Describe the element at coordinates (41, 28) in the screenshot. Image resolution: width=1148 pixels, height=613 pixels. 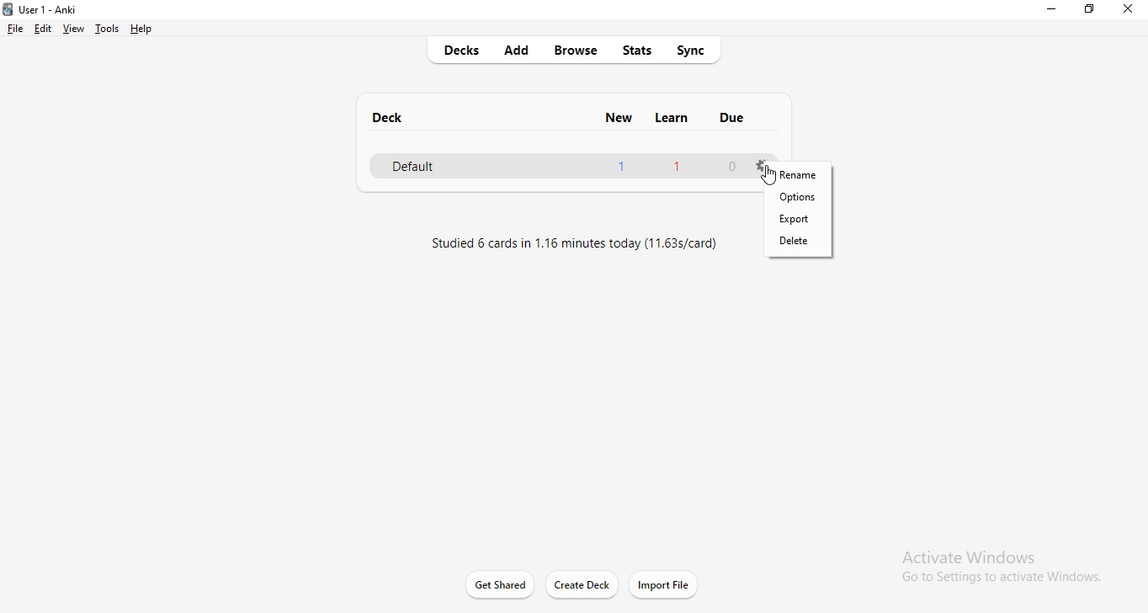
I see `edit` at that location.